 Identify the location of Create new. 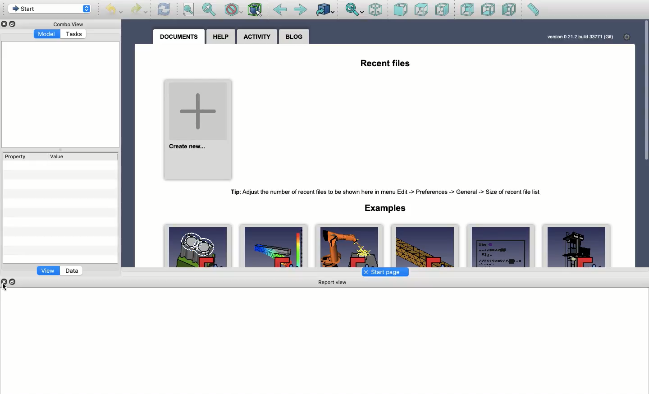
(199, 130).